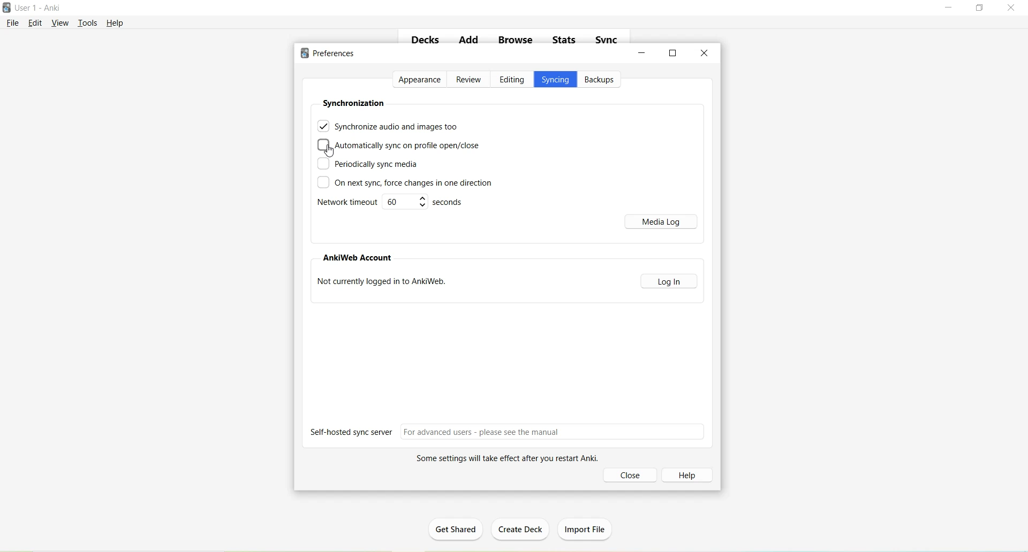 This screenshot has height=552, width=1028. What do you see at coordinates (40, 9) in the screenshot?
I see `User 1 - Anki` at bounding box center [40, 9].